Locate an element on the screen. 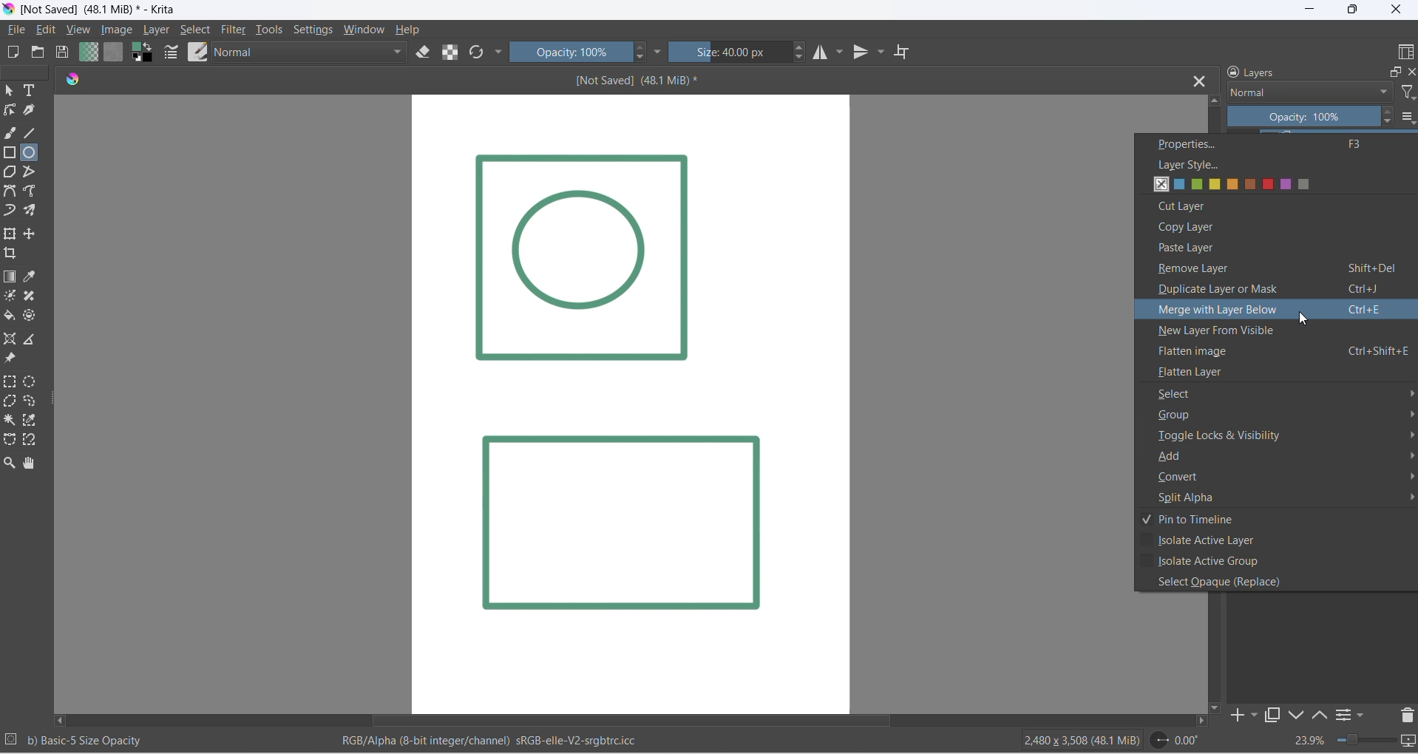 Image resolution: width=1418 pixels, height=754 pixels. Image Layer 1 is located at coordinates (583, 263).